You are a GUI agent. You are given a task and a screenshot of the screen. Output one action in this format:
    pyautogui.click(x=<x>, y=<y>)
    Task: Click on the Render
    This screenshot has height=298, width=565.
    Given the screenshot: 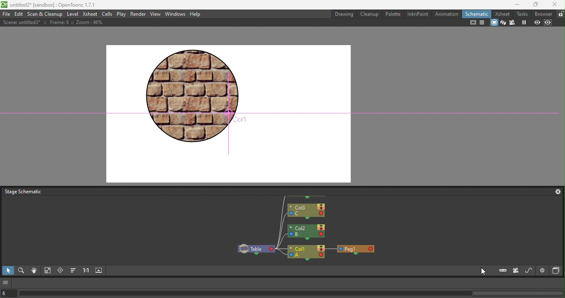 What is the action you would take?
    pyautogui.click(x=139, y=14)
    